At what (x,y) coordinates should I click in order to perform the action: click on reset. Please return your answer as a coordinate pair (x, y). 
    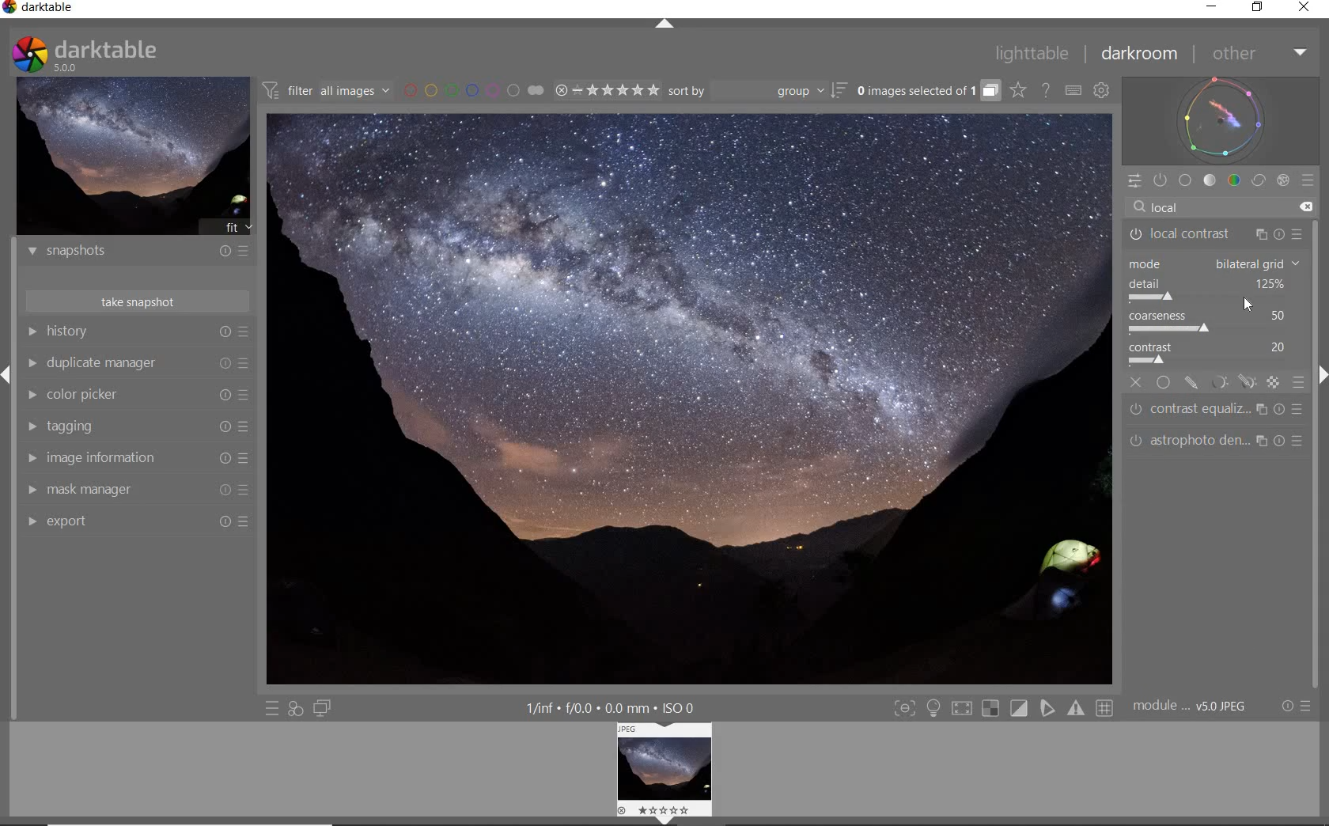
    Looking at the image, I should click on (224, 332).